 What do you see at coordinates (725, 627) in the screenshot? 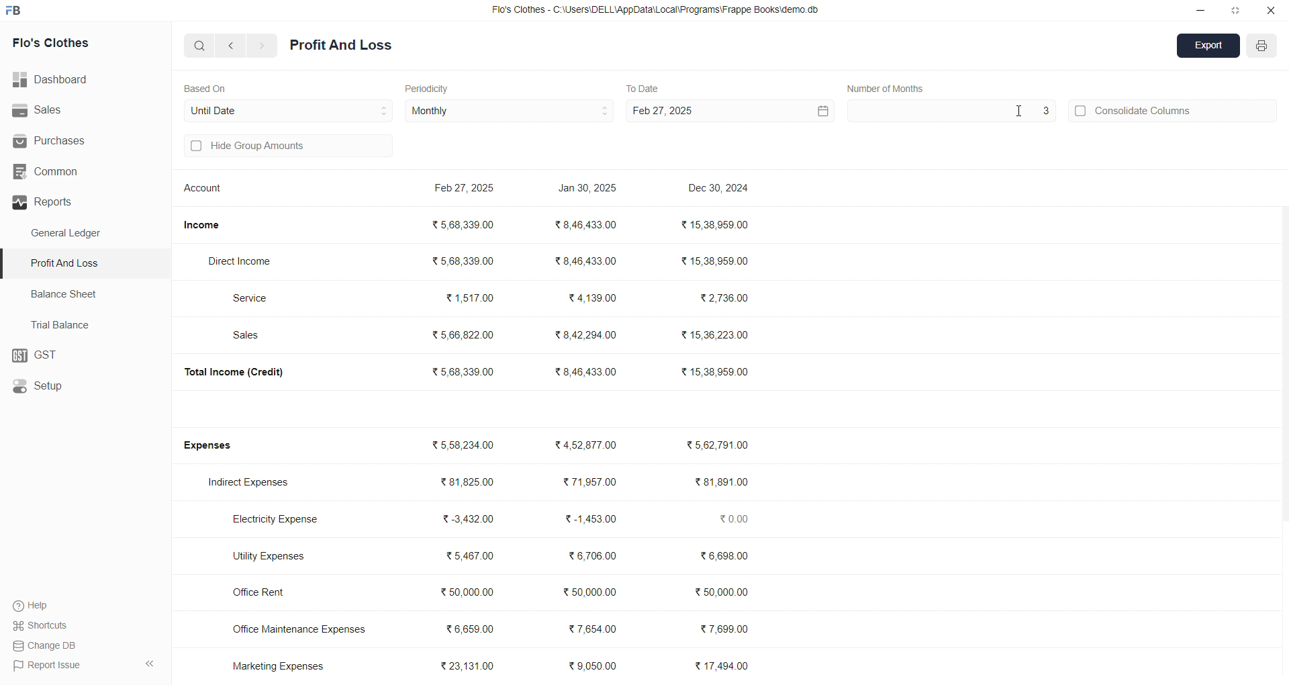
I see `₹7,699.00` at bounding box center [725, 627].